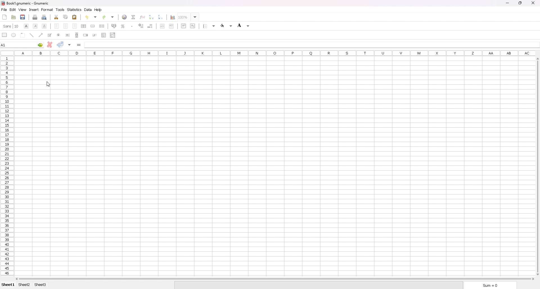  Describe the element at coordinates (160, 17) in the screenshot. I see `sort descending` at that location.